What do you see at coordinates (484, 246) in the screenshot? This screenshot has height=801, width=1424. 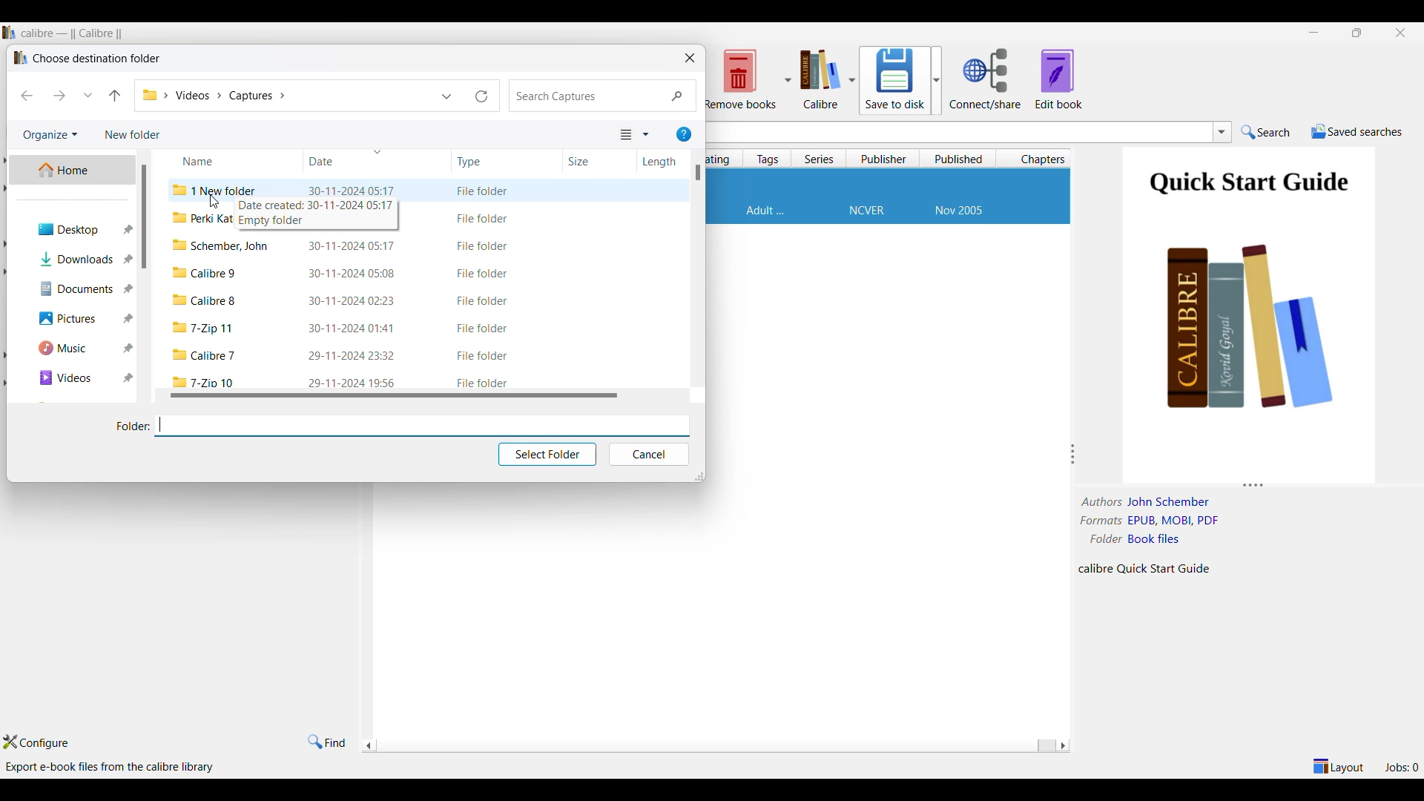 I see `file folder` at bounding box center [484, 246].